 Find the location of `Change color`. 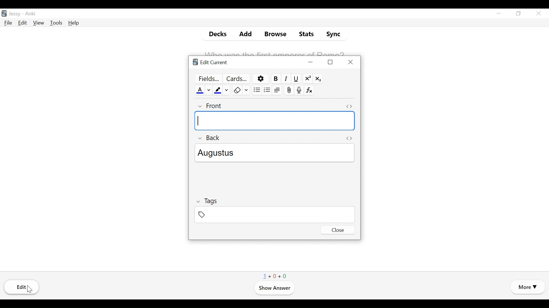

Change color is located at coordinates (227, 90).